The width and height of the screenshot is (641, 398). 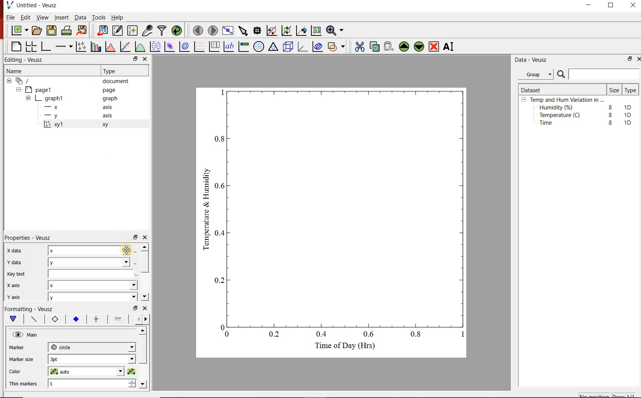 I want to click on xy1, so click(x=58, y=124).